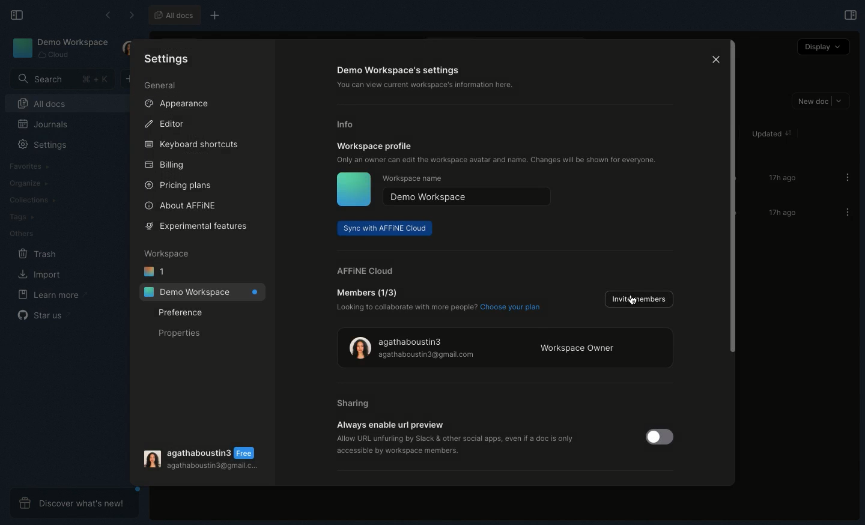  Describe the element at coordinates (375, 145) in the screenshot. I see `Workspace profile` at that location.